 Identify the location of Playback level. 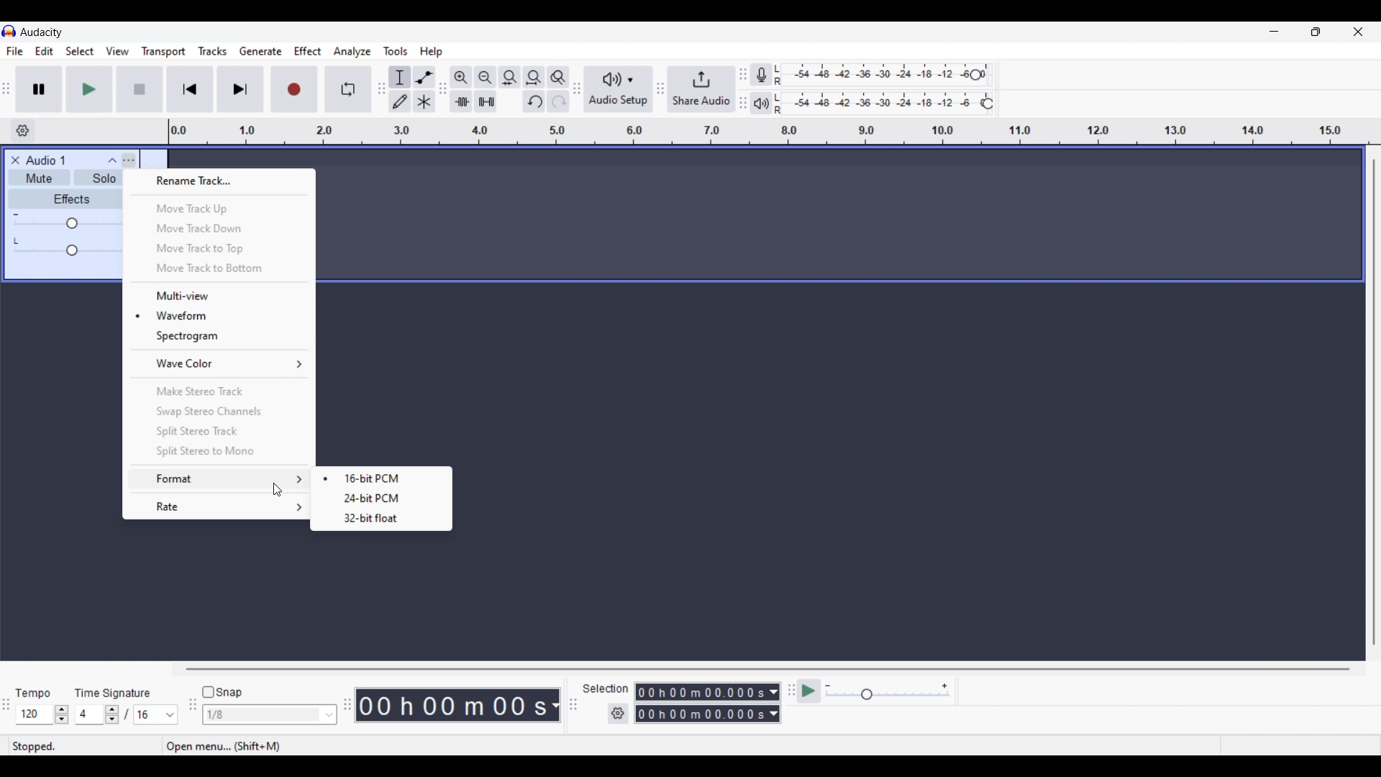
(888, 104).